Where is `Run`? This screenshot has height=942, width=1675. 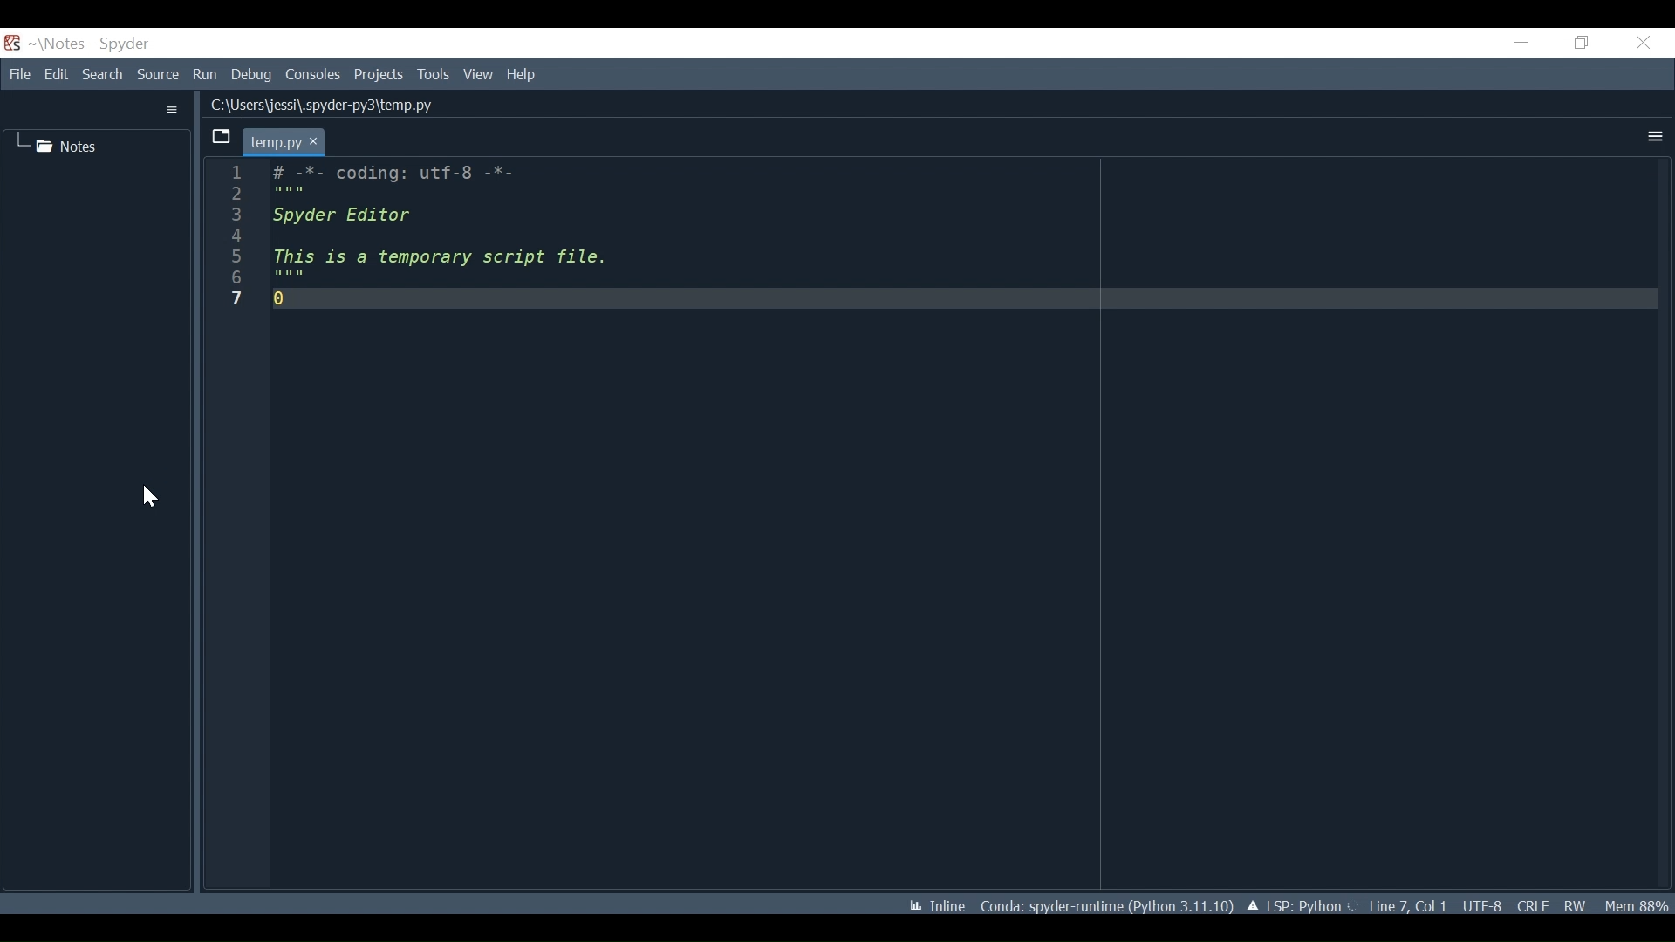 Run is located at coordinates (204, 75).